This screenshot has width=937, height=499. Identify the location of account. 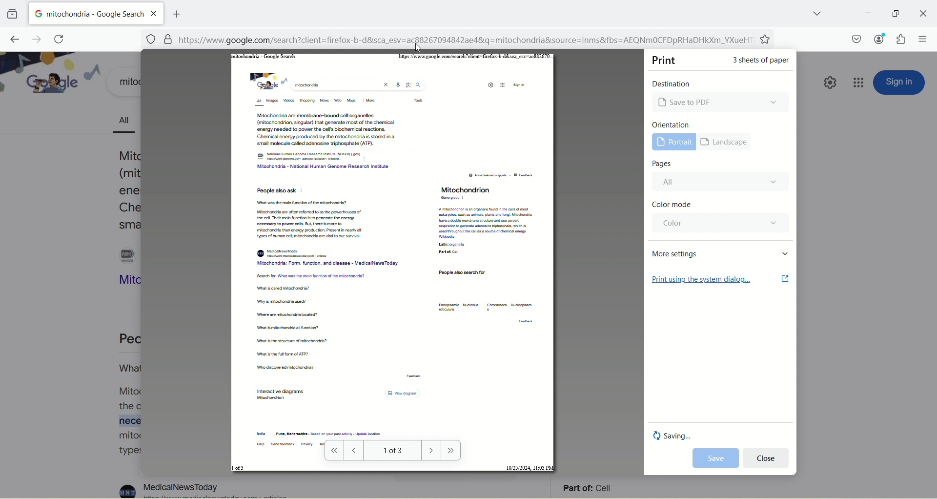
(877, 38).